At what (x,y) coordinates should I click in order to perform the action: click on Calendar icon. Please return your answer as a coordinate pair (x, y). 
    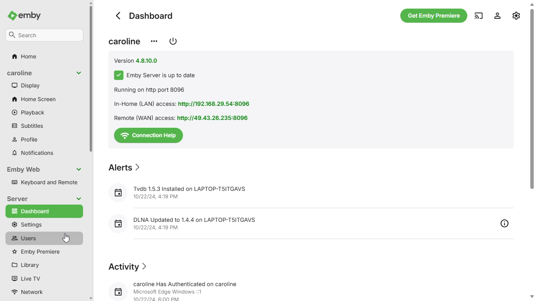
    Looking at the image, I should click on (118, 290).